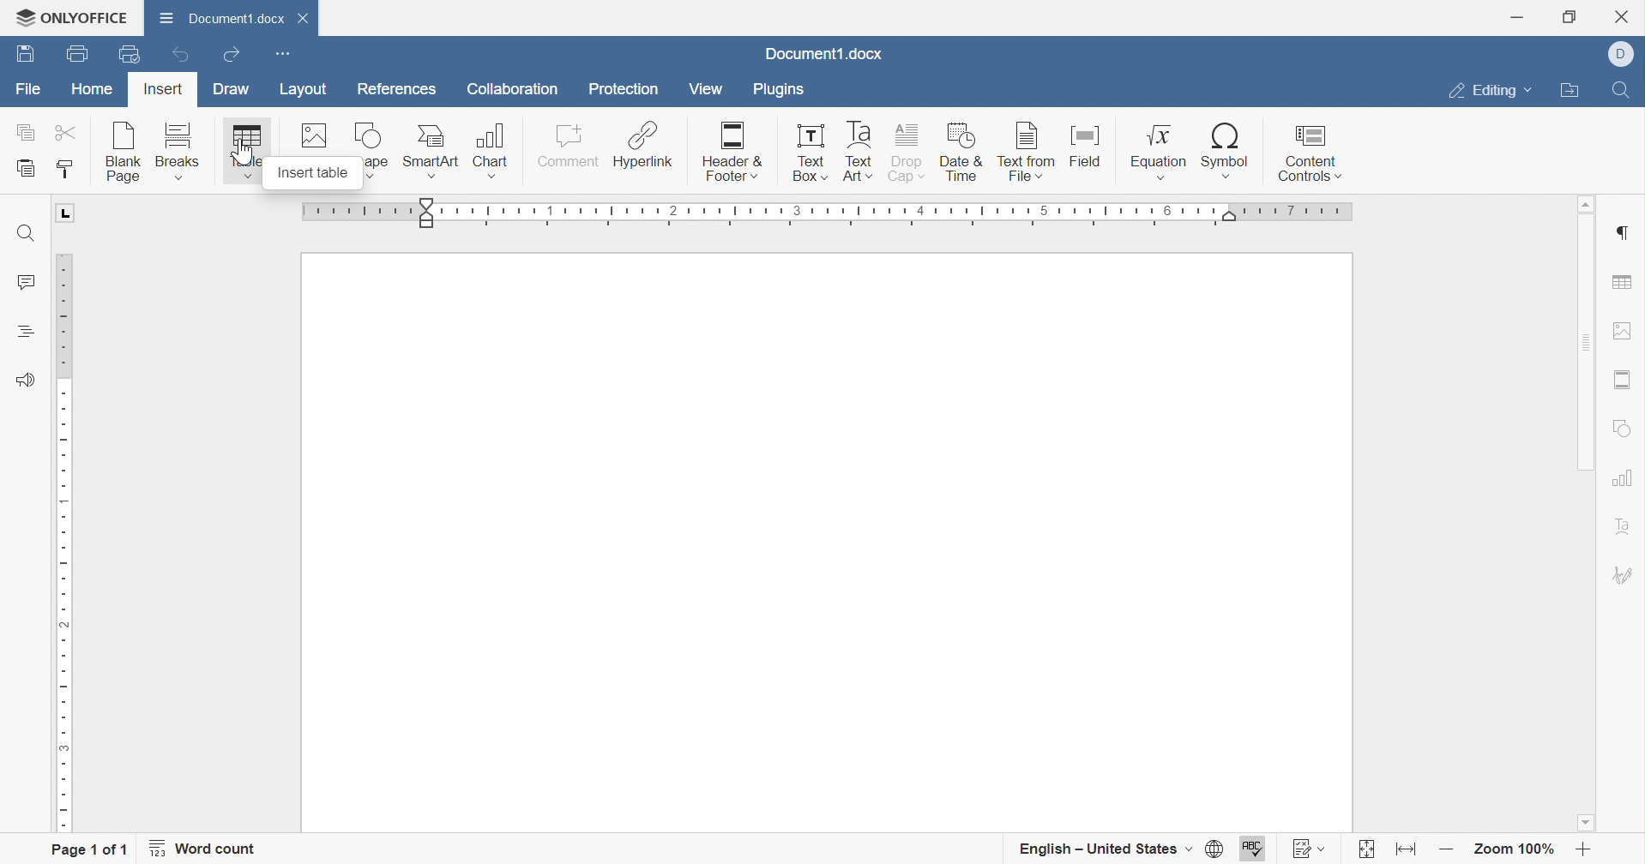 This screenshot has height=864, width=1645. I want to click on Comments, so click(28, 280).